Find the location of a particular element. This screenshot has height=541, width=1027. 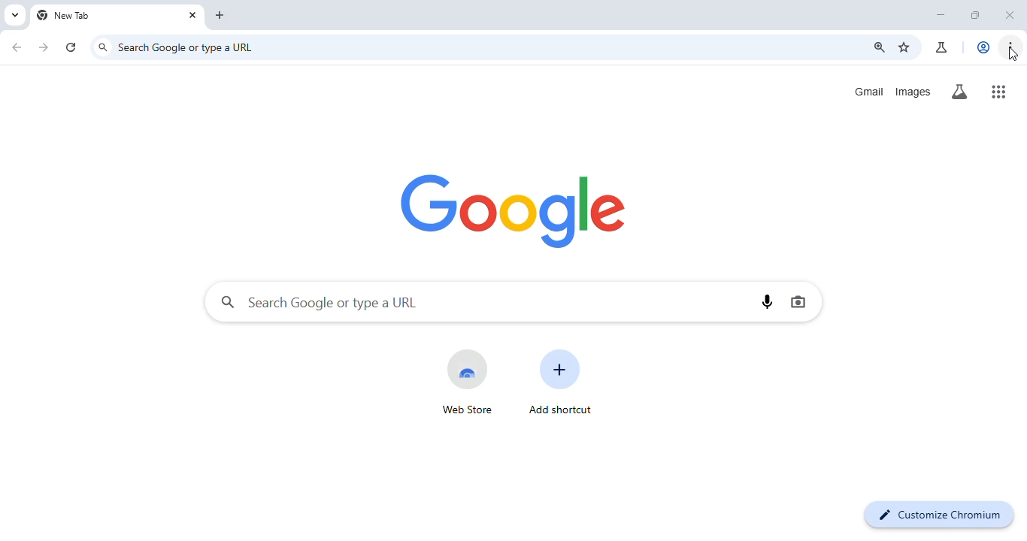

google logo is located at coordinates (516, 209).